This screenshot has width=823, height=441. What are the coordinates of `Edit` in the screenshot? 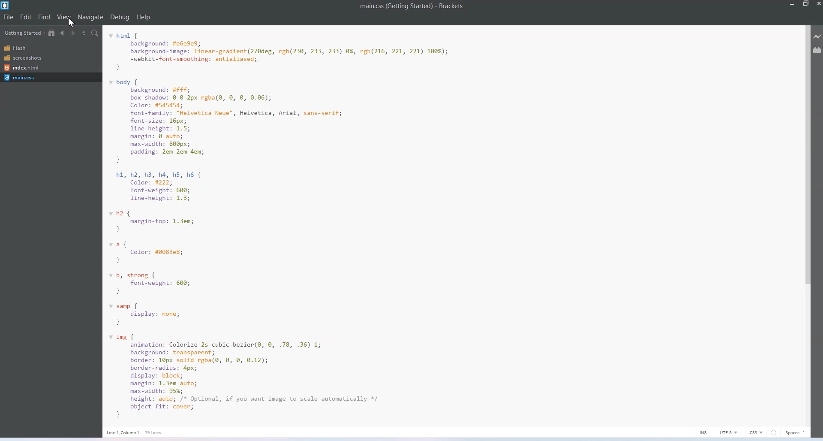 It's located at (26, 17).